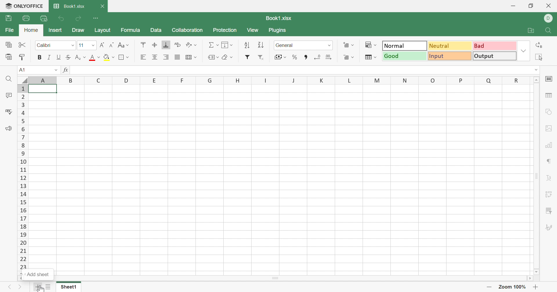  I want to click on R, so click(515, 81).